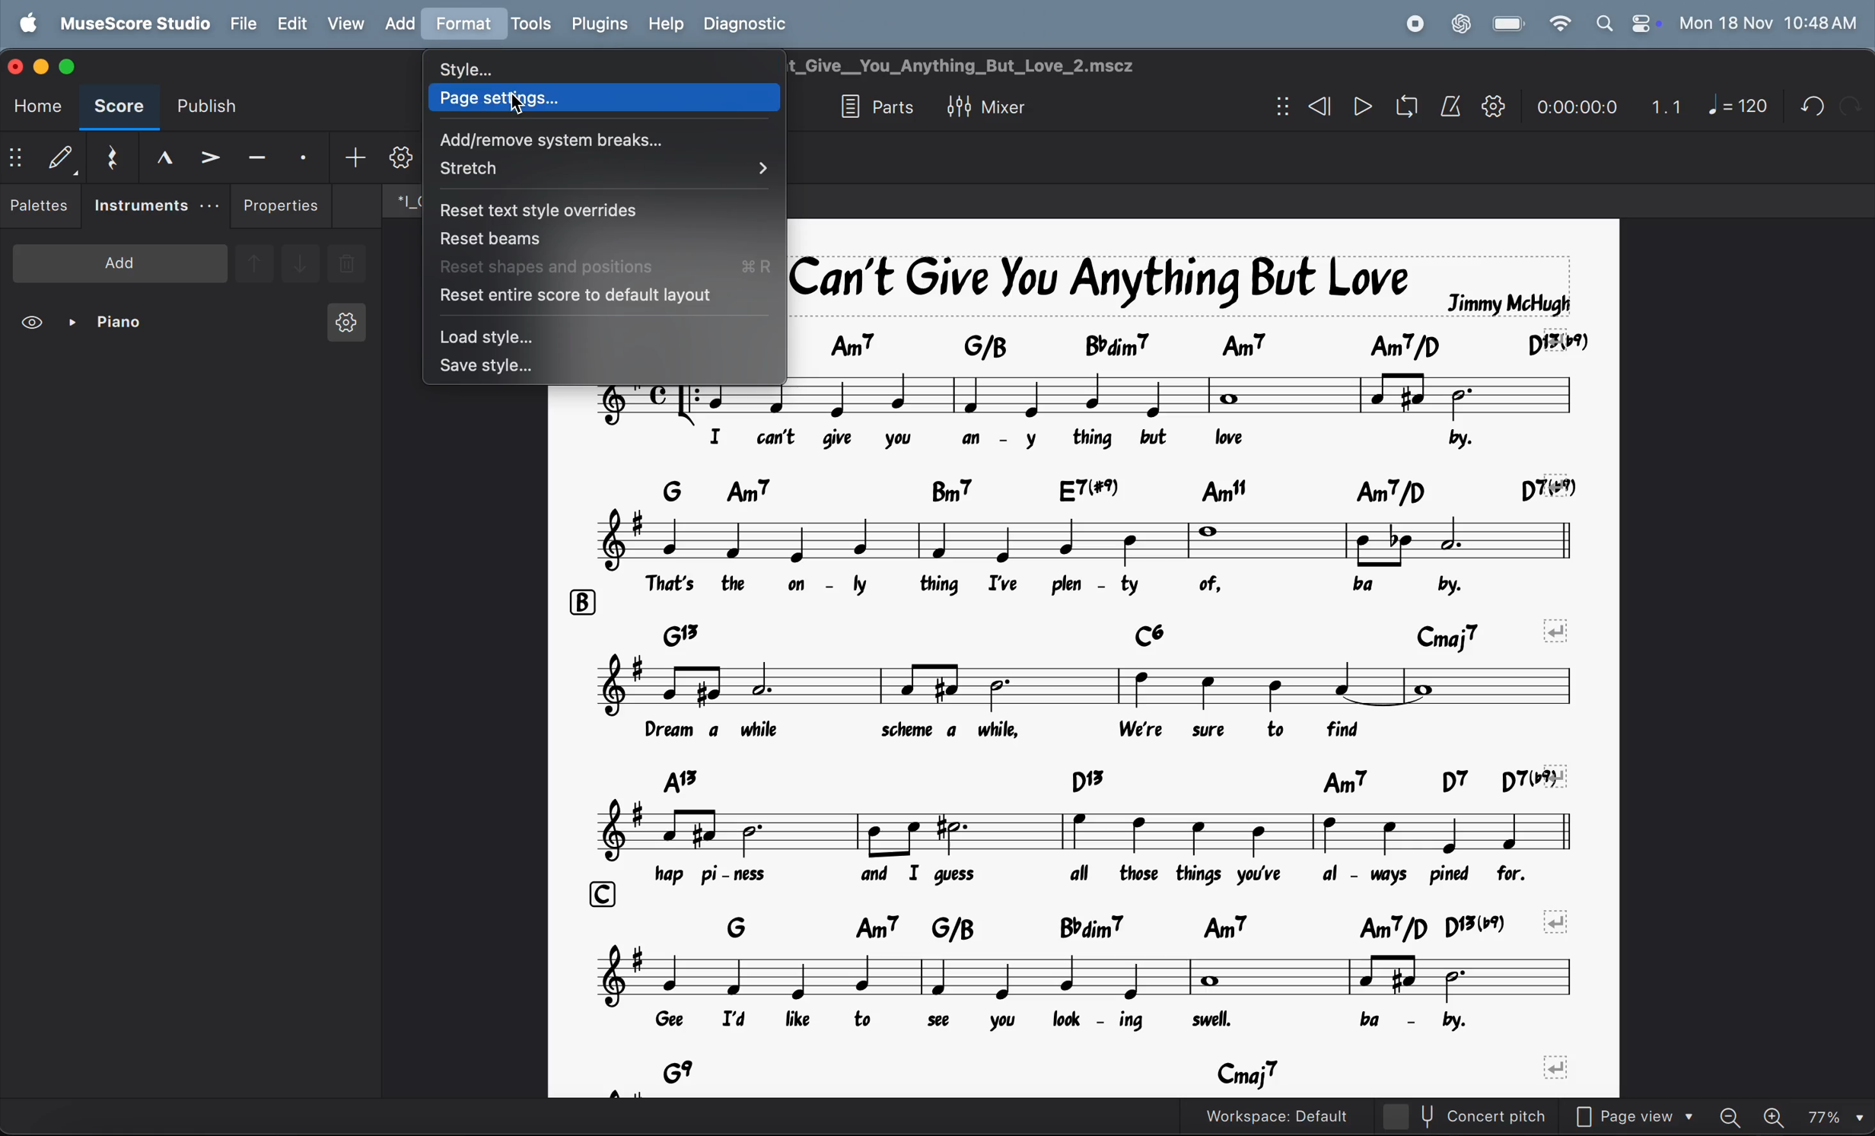  Describe the element at coordinates (1414, 24) in the screenshot. I see `record` at that location.